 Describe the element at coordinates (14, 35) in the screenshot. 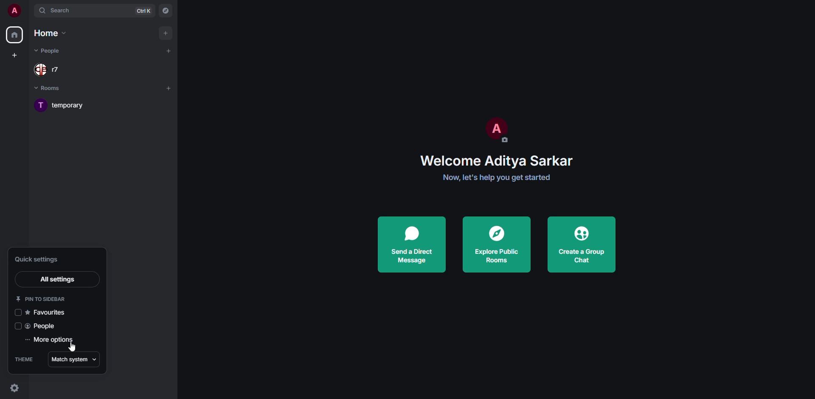

I see `home` at that location.